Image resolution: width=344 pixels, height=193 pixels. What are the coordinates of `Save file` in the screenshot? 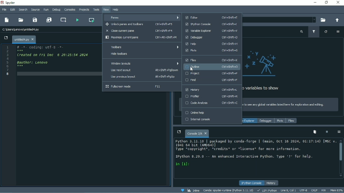 It's located at (35, 20).